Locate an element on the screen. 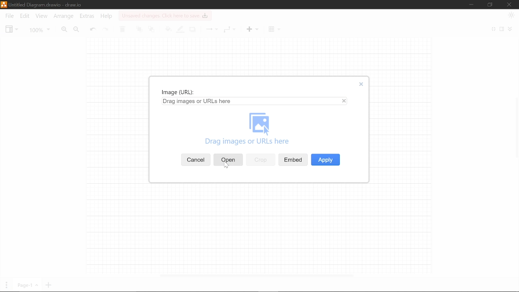 Image resolution: width=519 pixels, height=292 pixels. Draw images or URL here is located at coordinates (260, 130).